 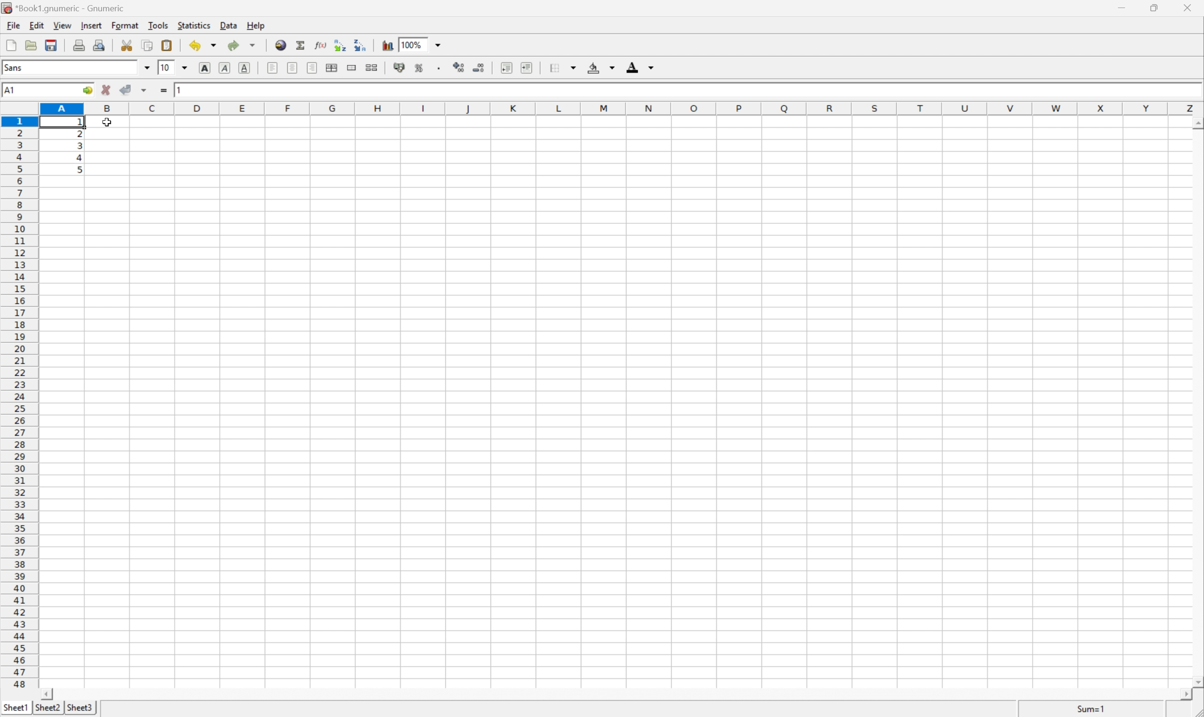 I want to click on Sheet1, so click(x=15, y=708).